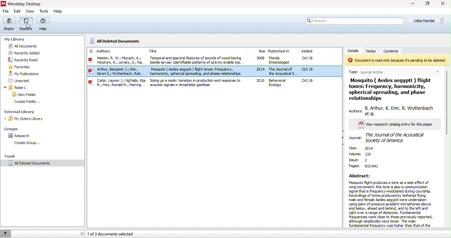  Describe the element at coordinates (28, 102) in the screenshot. I see `create folder` at that location.